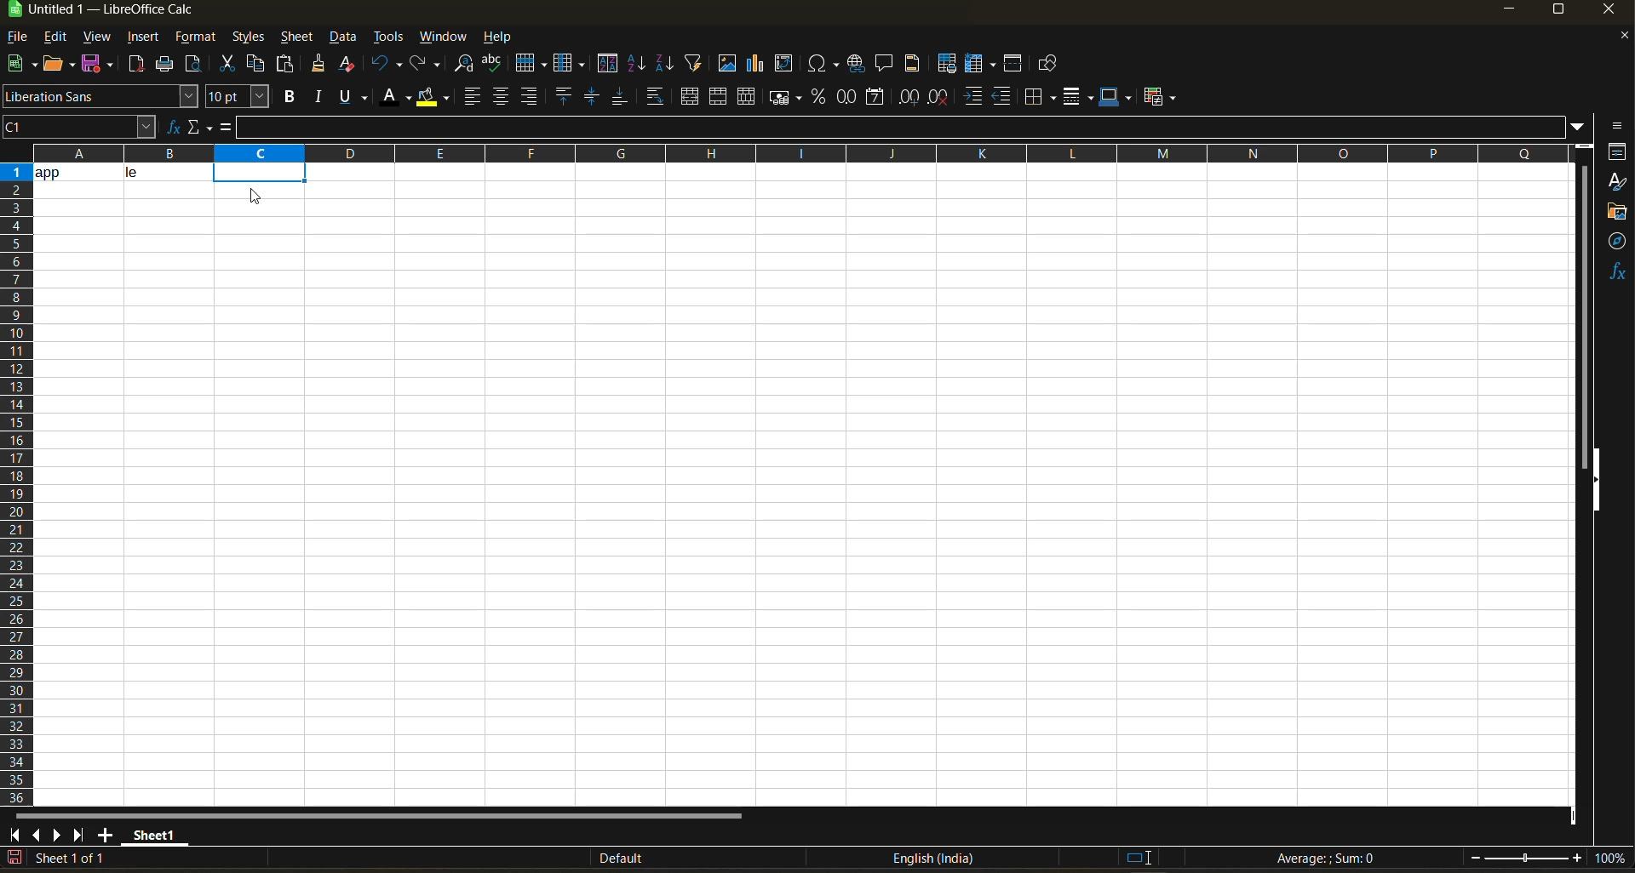 Image resolution: width=1635 pixels, height=873 pixels. I want to click on center vertically, so click(592, 97).